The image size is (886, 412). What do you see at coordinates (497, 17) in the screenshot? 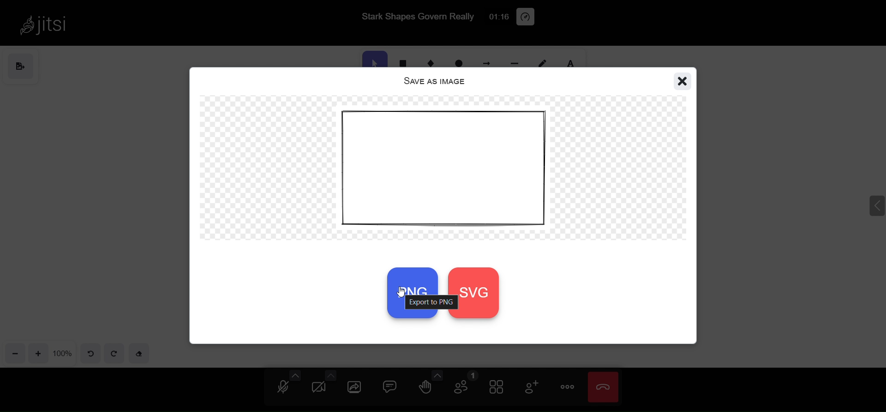
I see `01:10` at bounding box center [497, 17].